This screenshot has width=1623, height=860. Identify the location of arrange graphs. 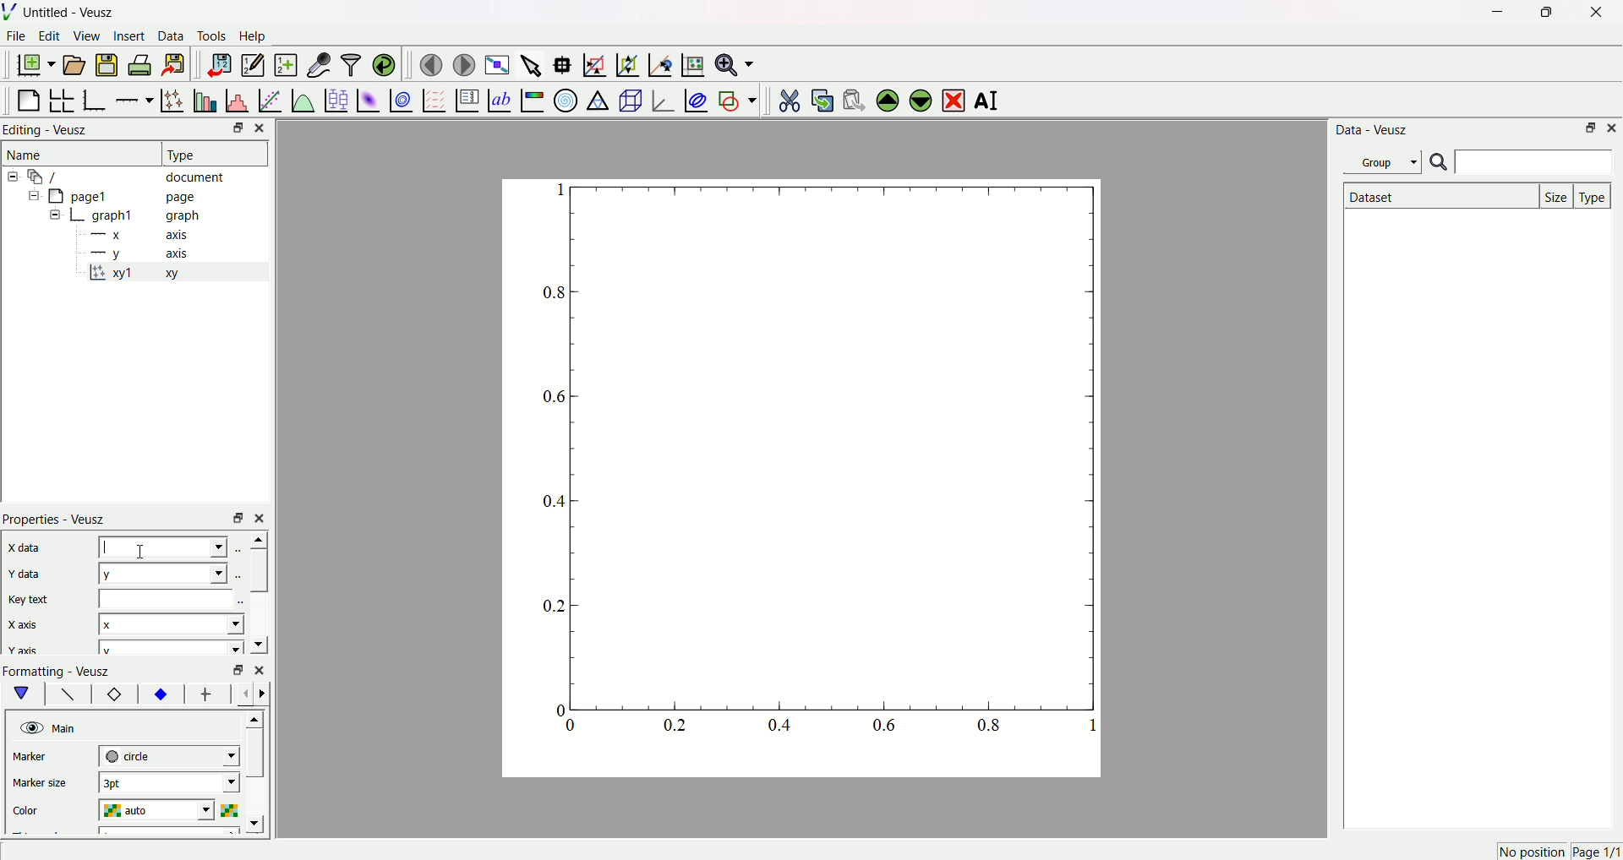
(64, 98).